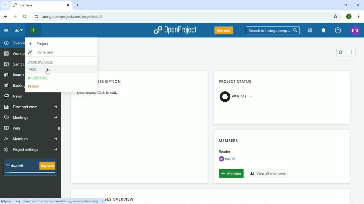 The width and height of the screenshot is (364, 204). Describe the element at coordinates (31, 118) in the screenshot. I see `Meetings` at that location.